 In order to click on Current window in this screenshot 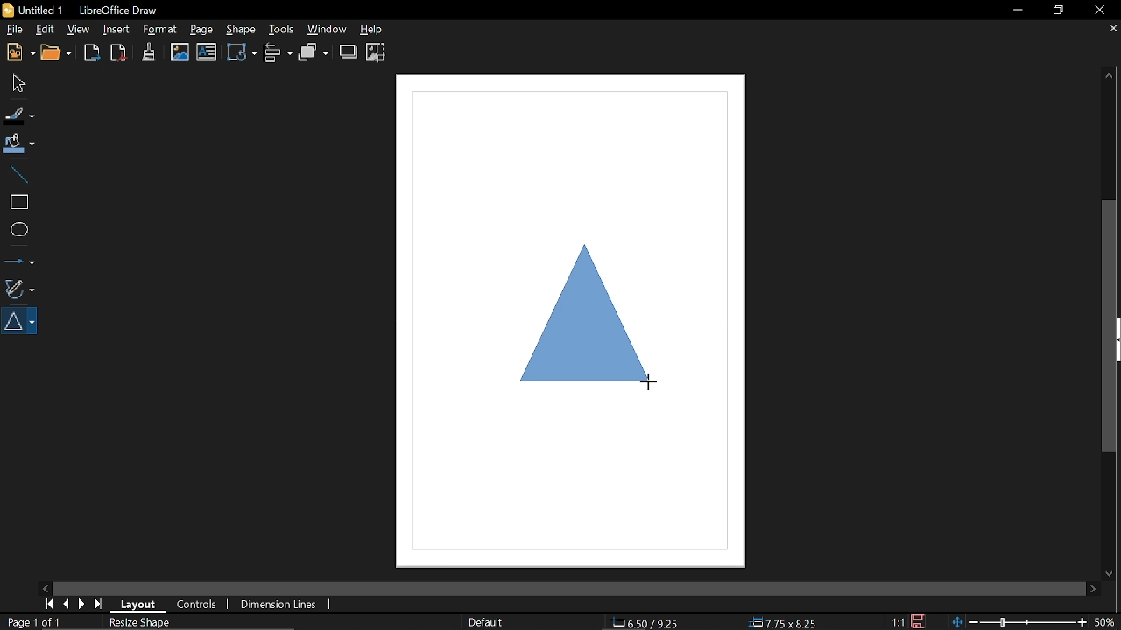, I will do `click(88, 9)`.